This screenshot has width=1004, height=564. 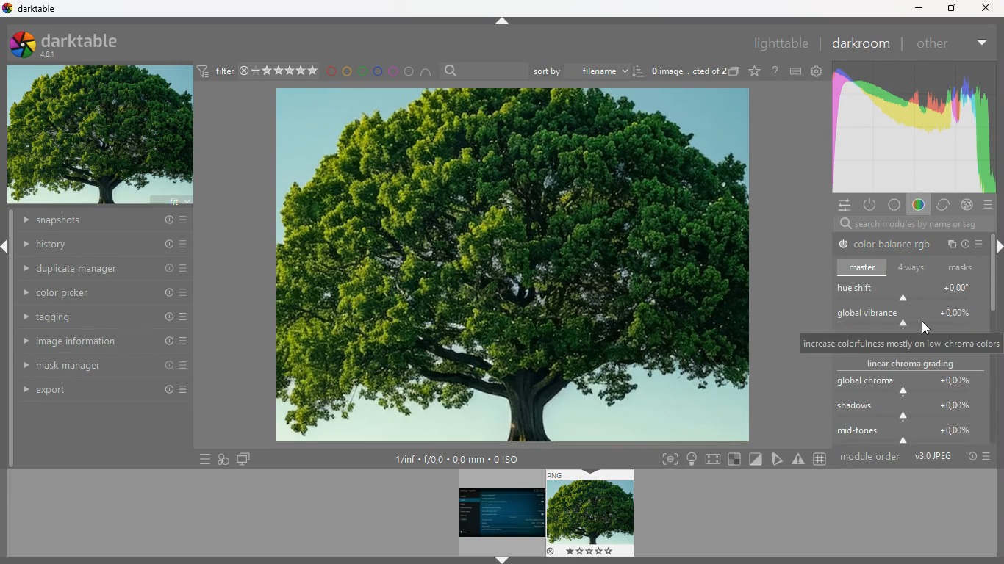 I want to click on lighttable, so click(x=779, y=43).